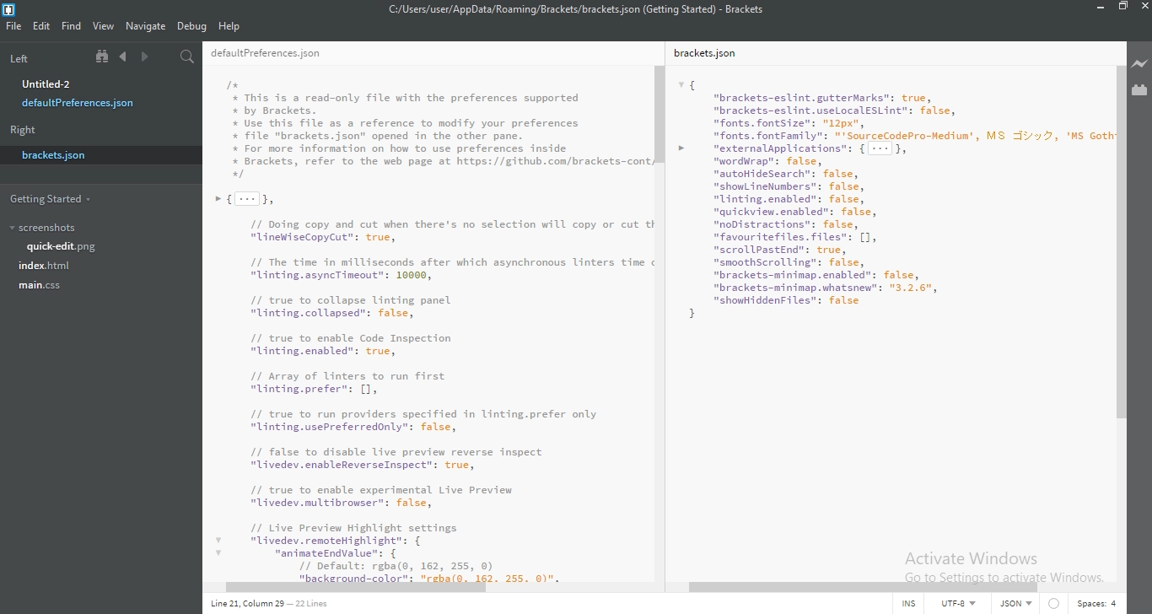 The height and width of the screenshot is (614, 1152). I want to click on UTF-8, so click(964, 604).